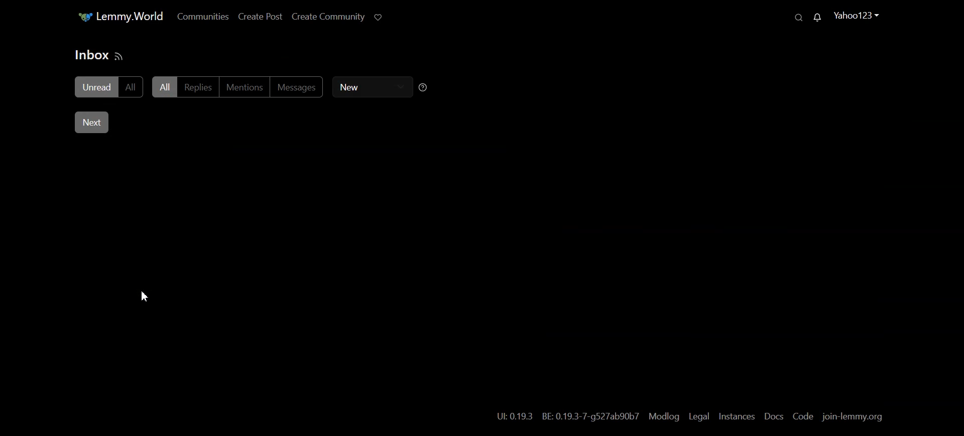 Image resolution: width=964 pixels, height=436 pixels. What do you see at coordinates (199, 86) in the screenshot?
I see `Replies` at bounding box center [199, 86].